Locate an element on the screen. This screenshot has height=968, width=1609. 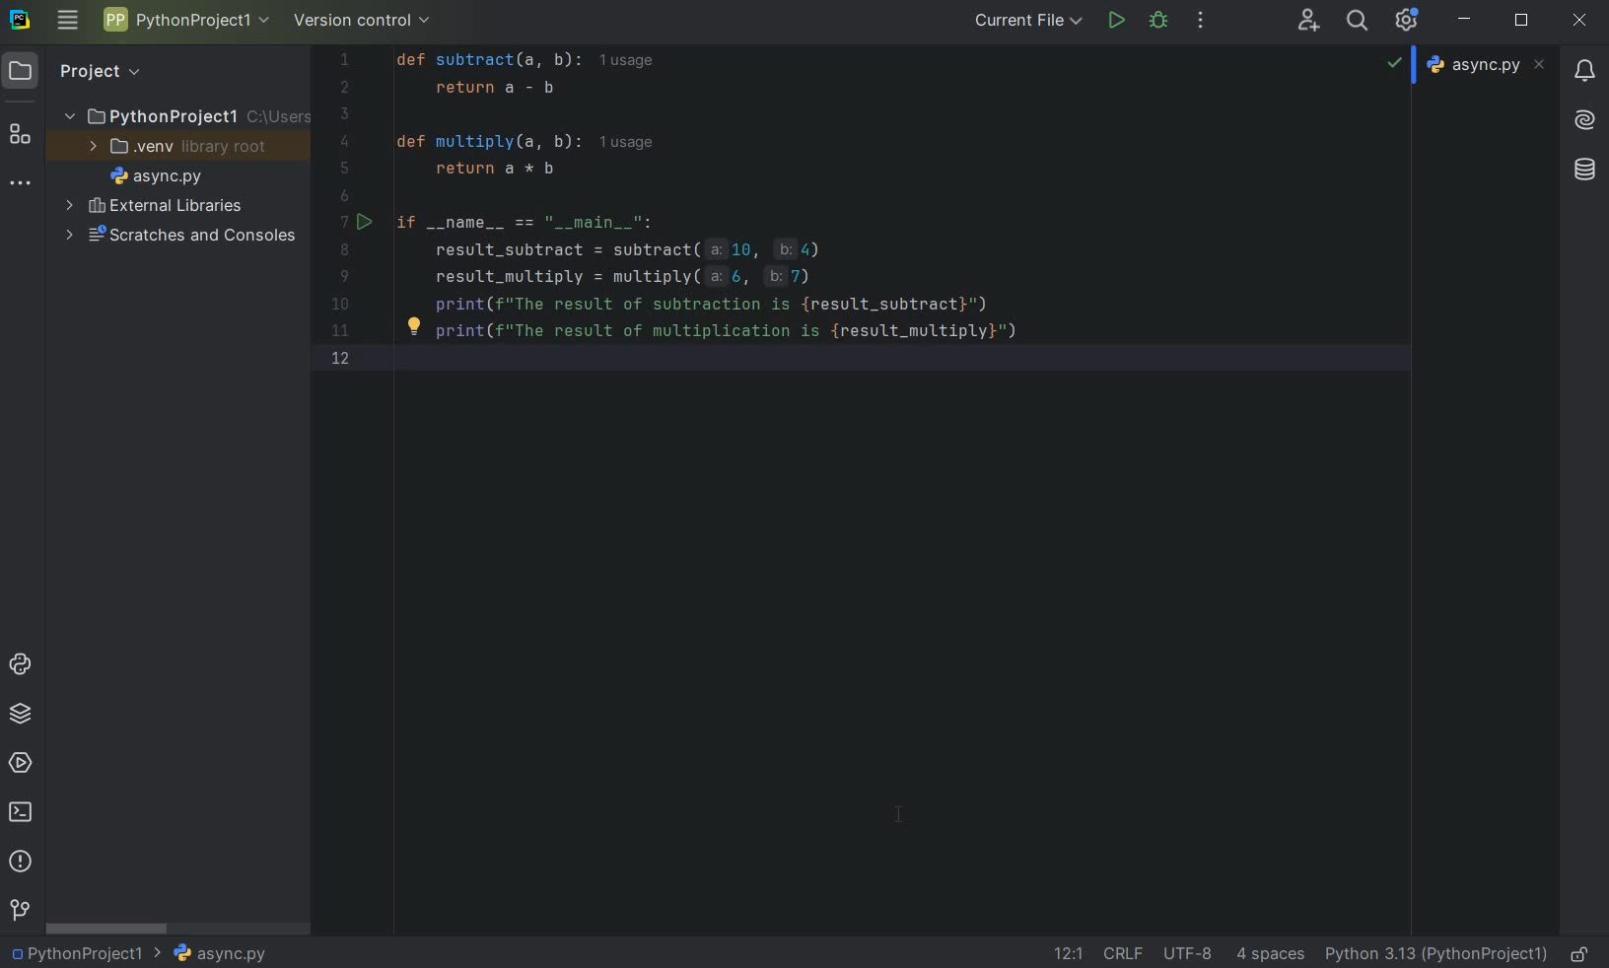
MORE ACTIONS is located at coordinates (1202, 21).